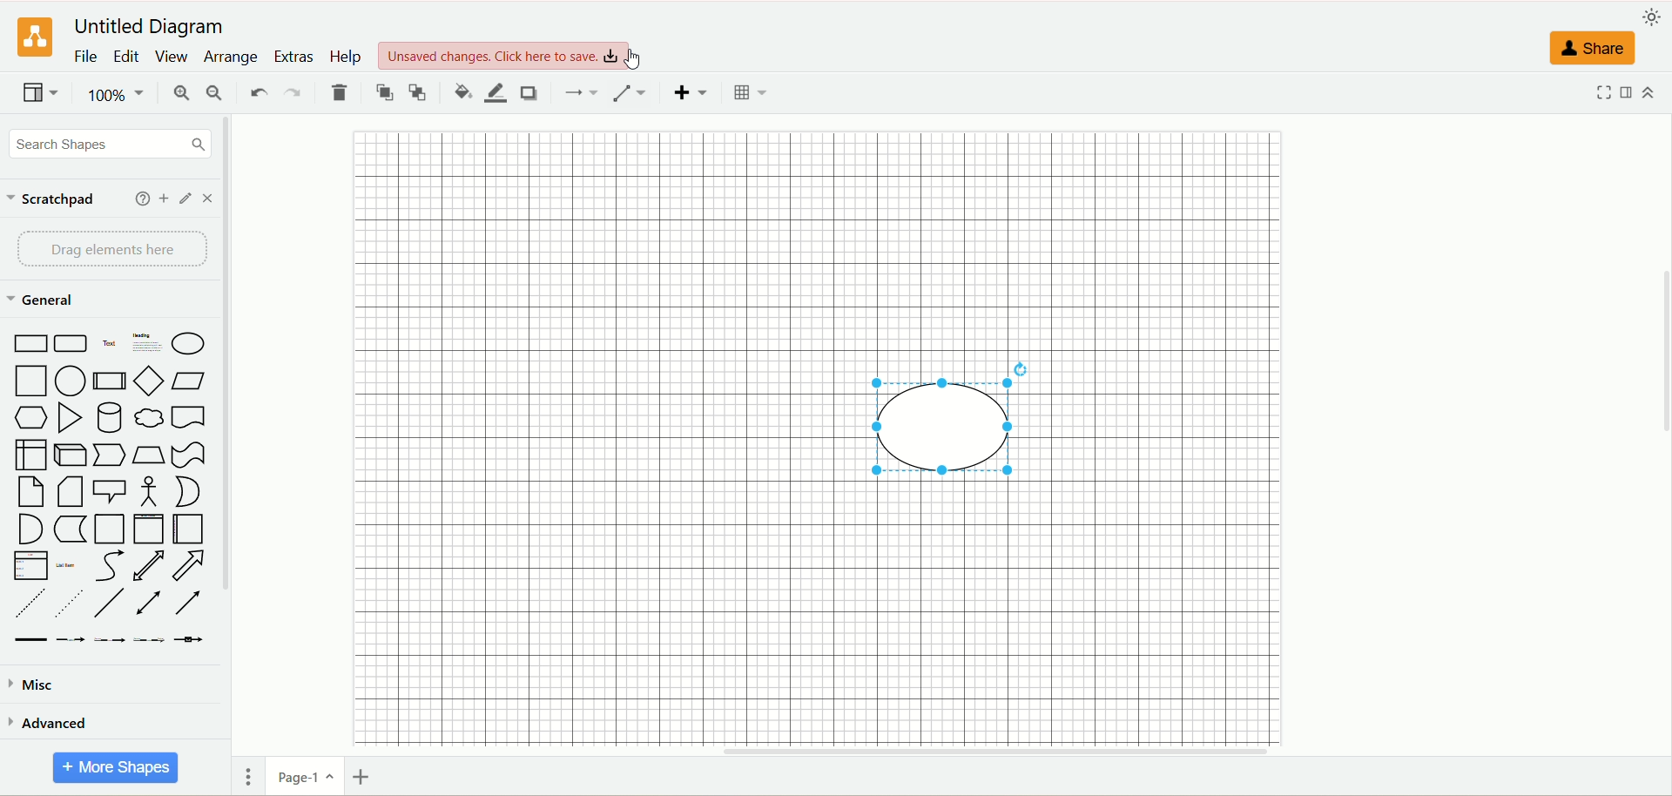 This screenshot has width=1672, height=796. I want to click on dashed line, so click(28, 603).